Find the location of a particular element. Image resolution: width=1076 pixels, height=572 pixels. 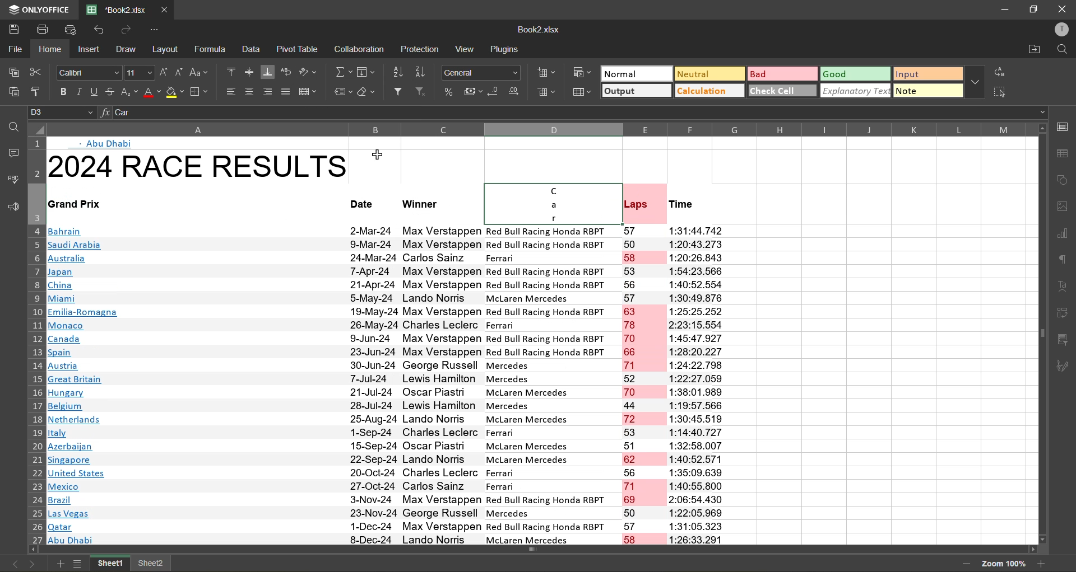

change case is located at coordinates (200, 73).